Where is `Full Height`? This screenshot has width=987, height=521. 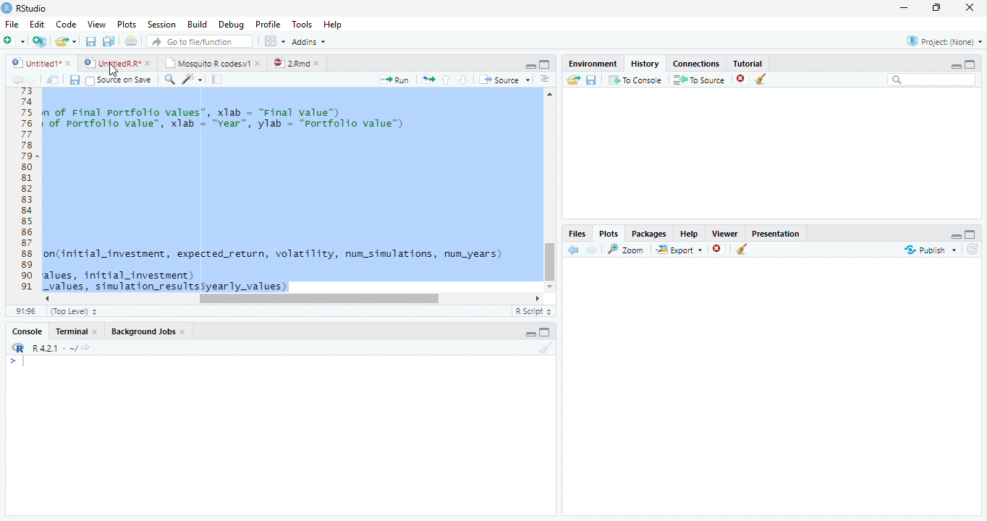 Full Height is located at coordinates (972, 233).